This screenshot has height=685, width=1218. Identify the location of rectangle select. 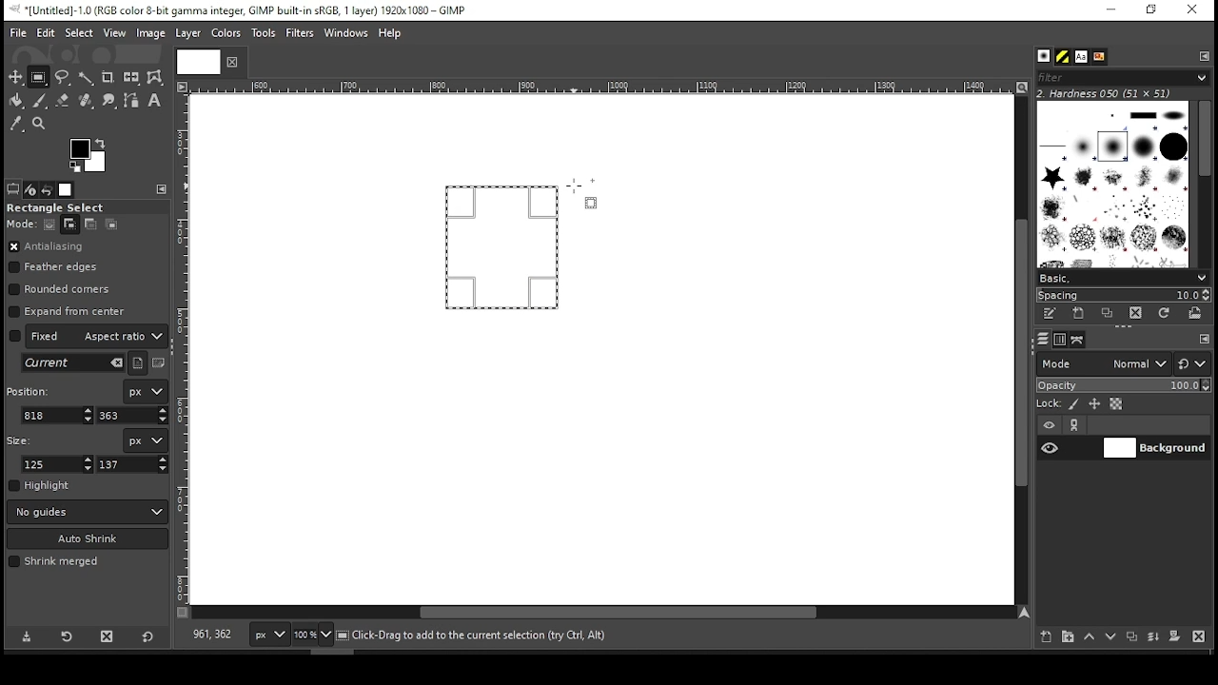
(71, 207).